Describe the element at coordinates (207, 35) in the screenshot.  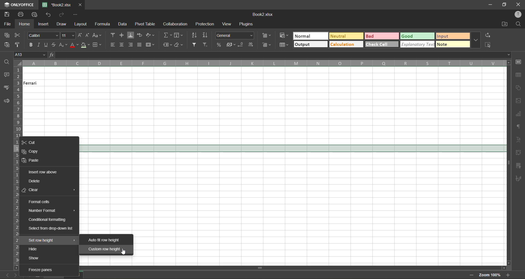
I see `sort descending` at that location.